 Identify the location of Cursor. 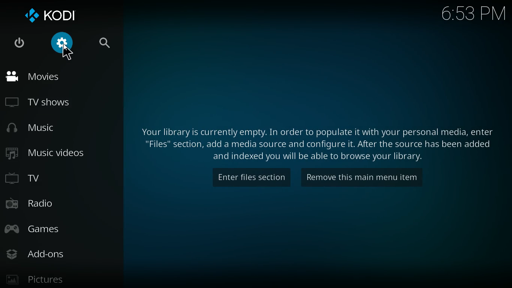
(68, 53).